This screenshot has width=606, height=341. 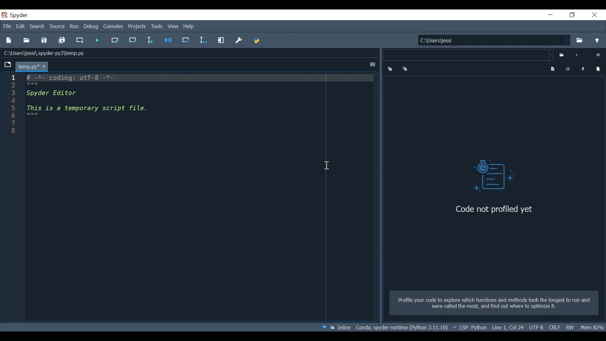 I want to click on Help Spyder, so click(x=323, y=326).